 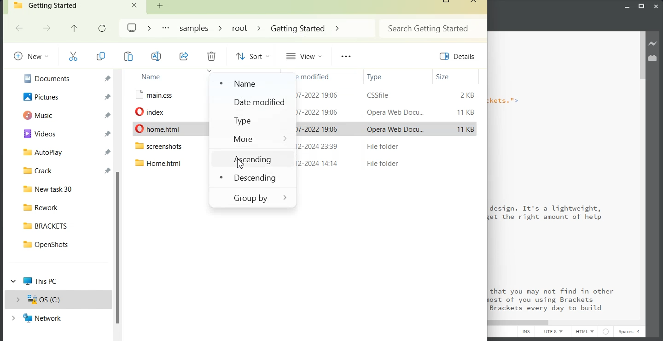 What do you see at coordinates (382, 146) in the screenshot?
I see `File Folder` at bounding box center [382, 146].